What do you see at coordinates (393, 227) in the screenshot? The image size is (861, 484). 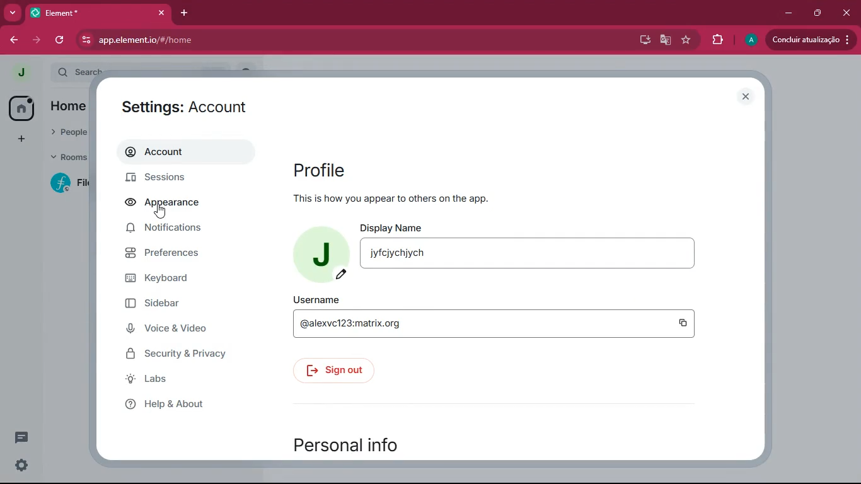 I see `Display Name` at bounding box center [393, 227].